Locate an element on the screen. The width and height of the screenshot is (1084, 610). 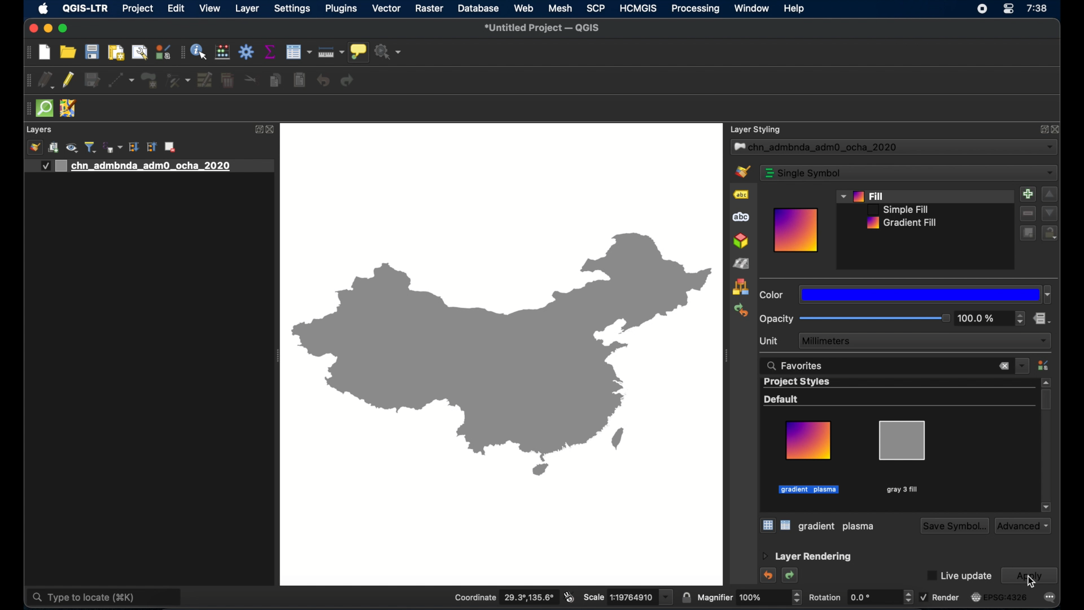
expand is located at coordinates (258, 129).